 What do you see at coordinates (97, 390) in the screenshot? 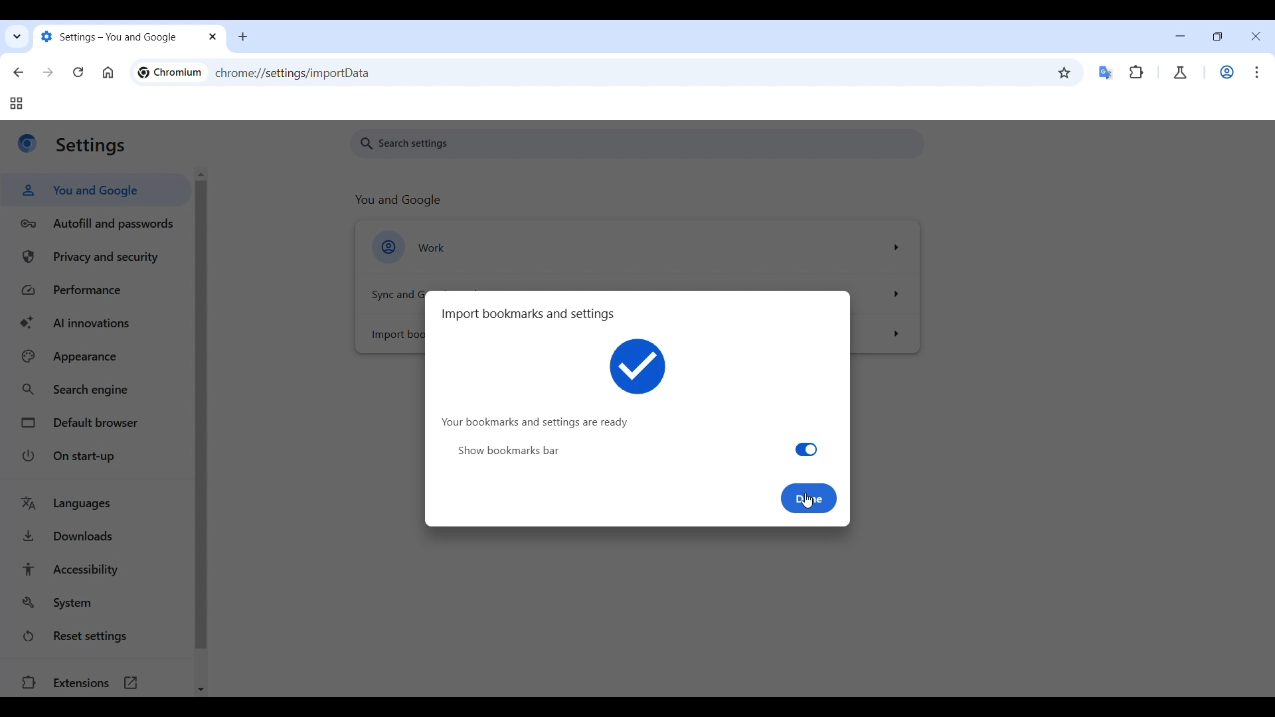
I see `Search engine` at bounding box center [97, 390].